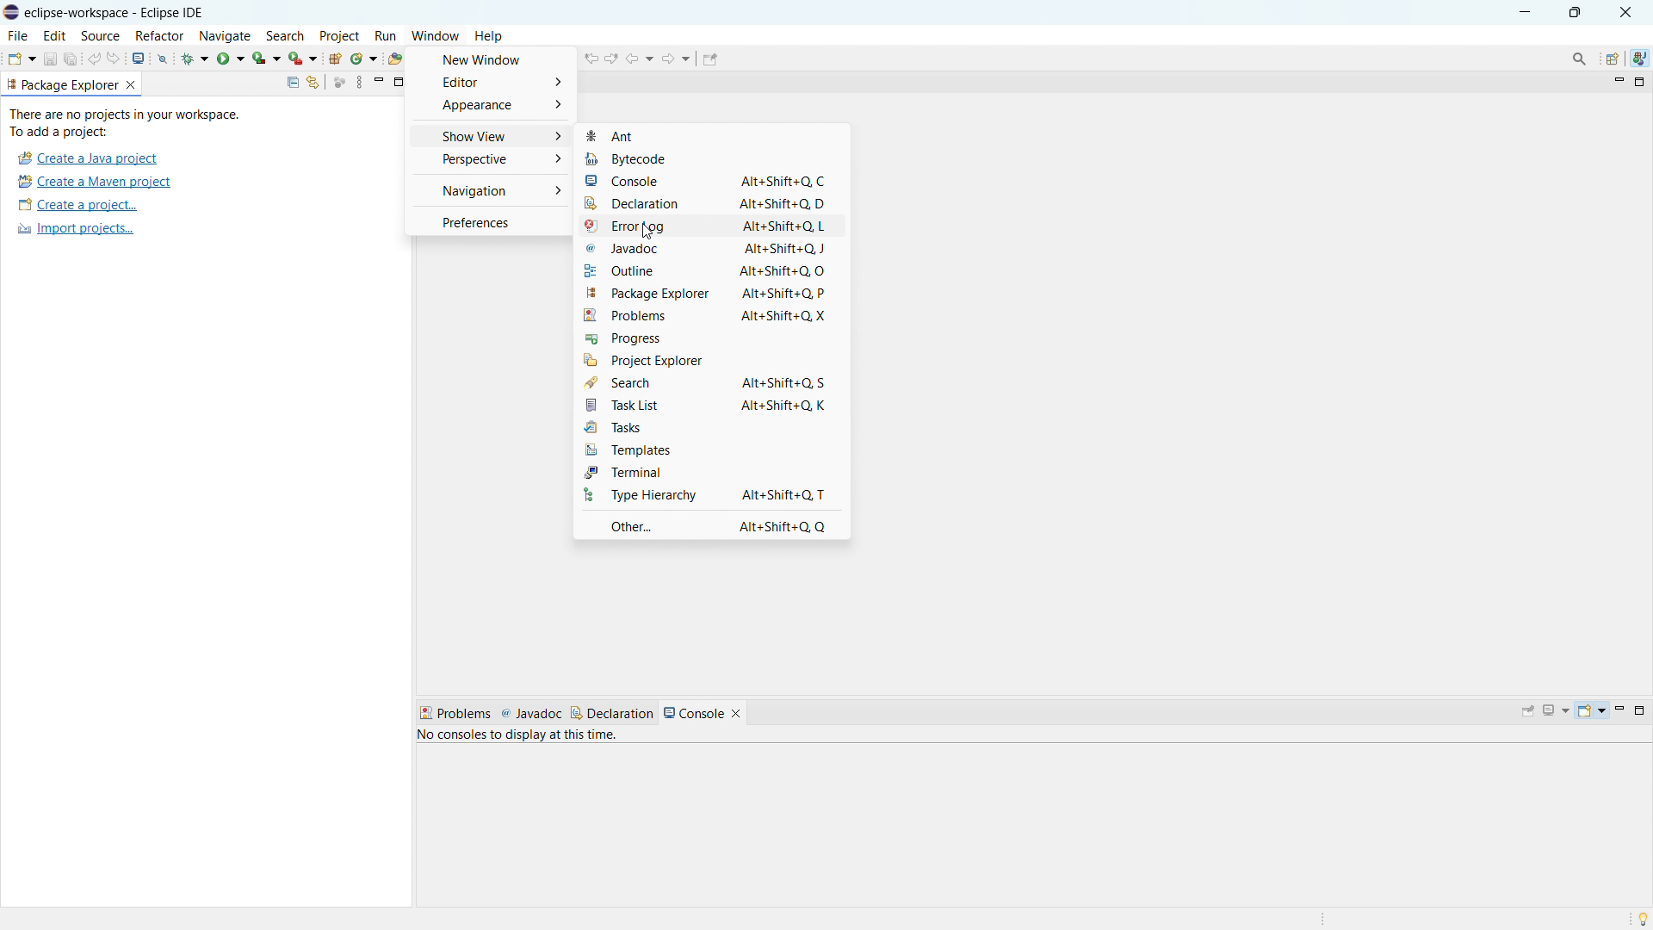  What do you see at coordinates (619, 135) in the screenshot?
I see `Ant` at bounding box center [619, 135].